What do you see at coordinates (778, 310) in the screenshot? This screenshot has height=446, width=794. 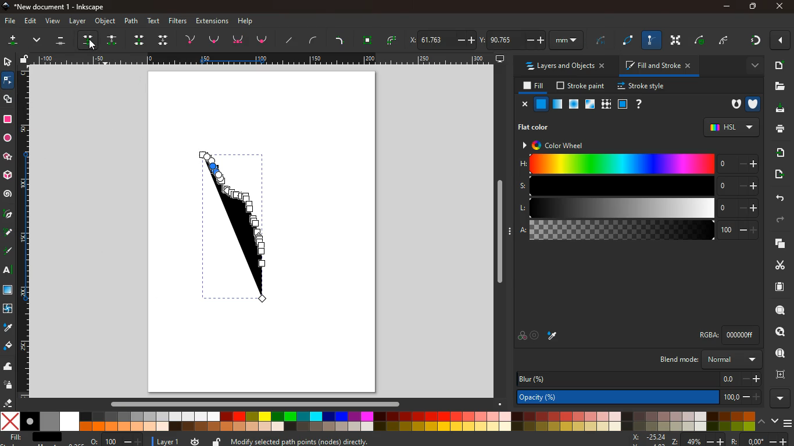 I see `search` at bounding box center [778, 310].